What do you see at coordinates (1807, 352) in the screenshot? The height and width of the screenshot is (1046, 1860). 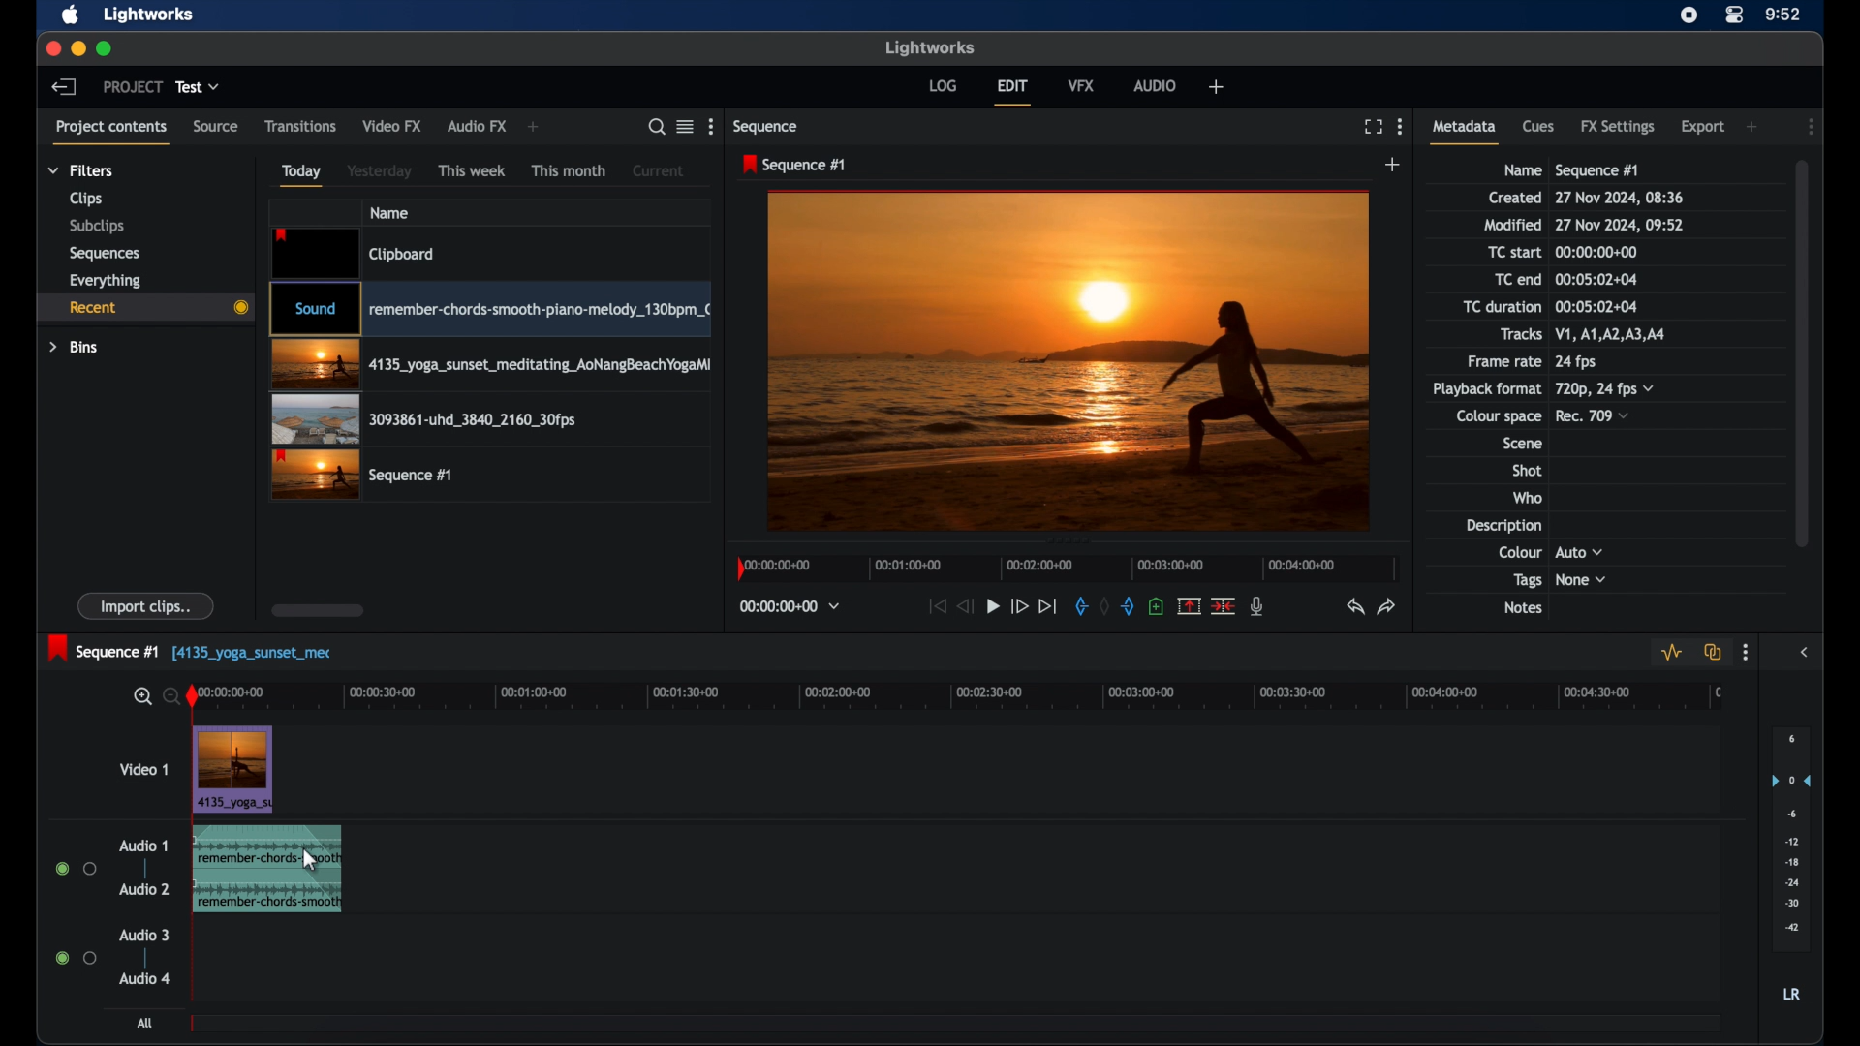 I see `scroll box` at bounding box center [1807, 352].